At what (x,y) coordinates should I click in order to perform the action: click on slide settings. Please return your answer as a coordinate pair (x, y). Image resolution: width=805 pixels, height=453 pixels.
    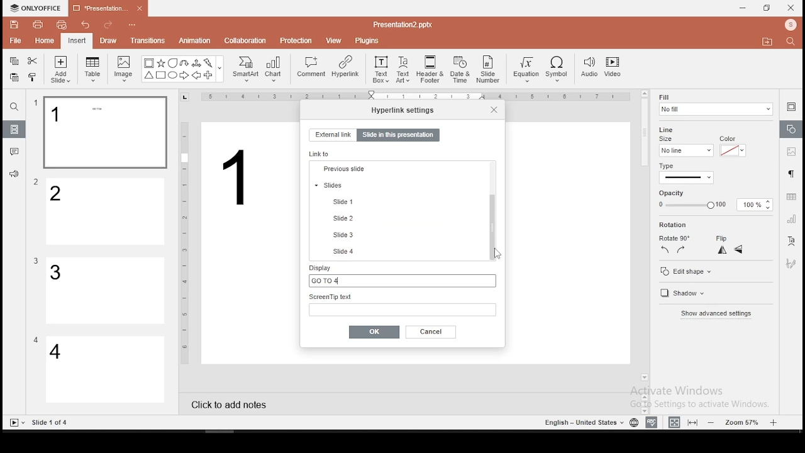
    Looking at the image, I should click on (791, 106).